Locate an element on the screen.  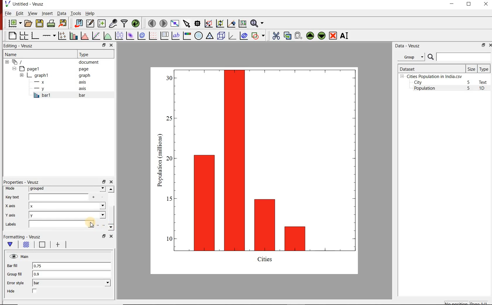
Main formatting is located at coordinates (11, 245).